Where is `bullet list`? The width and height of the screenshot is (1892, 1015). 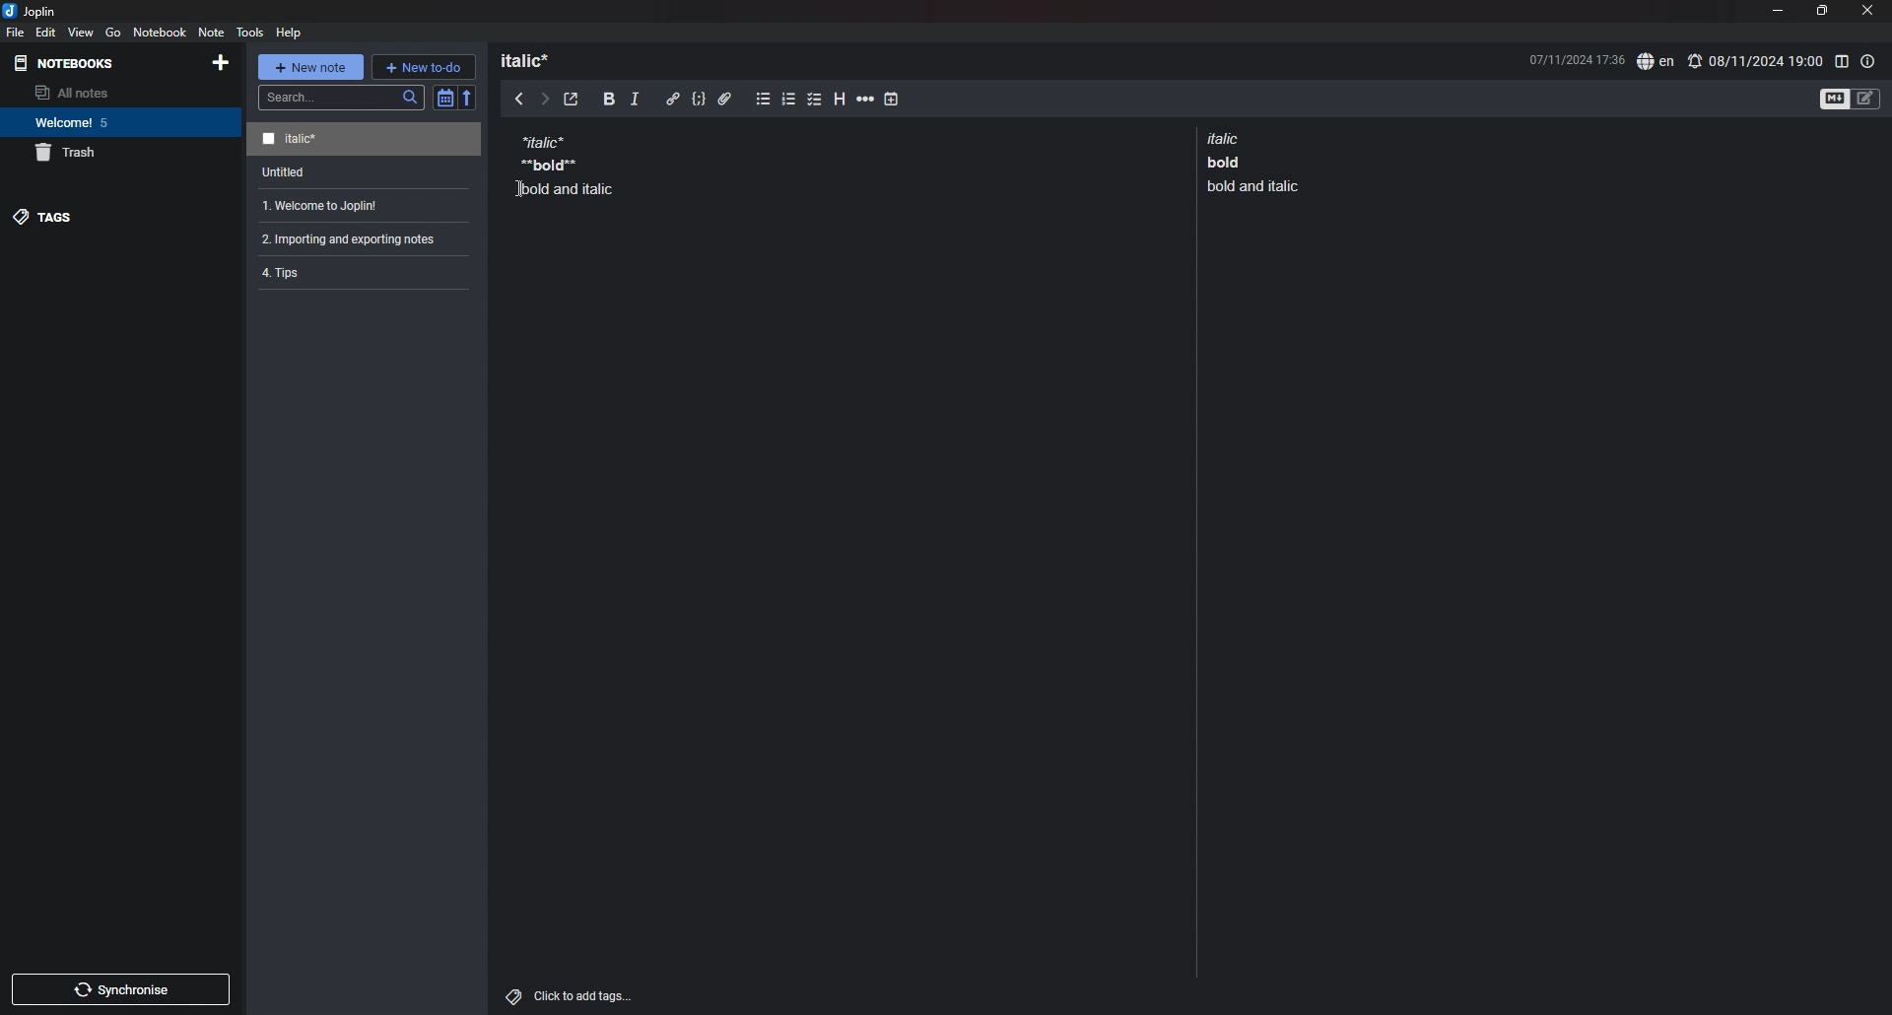
bullet list is located at coordinates (763, 100).